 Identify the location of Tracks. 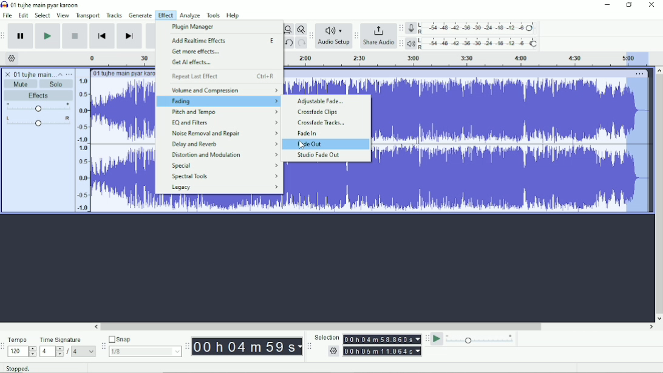
(115, 15).